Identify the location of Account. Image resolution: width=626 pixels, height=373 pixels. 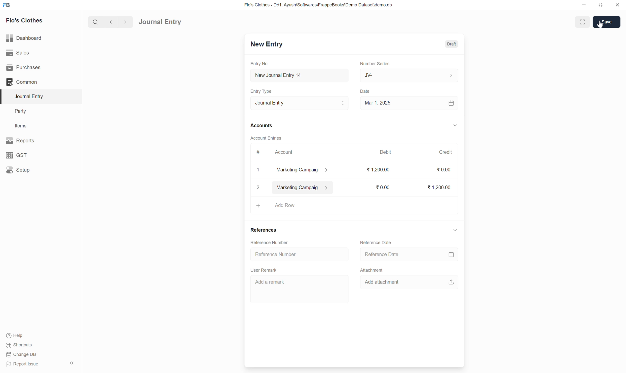
(285, 152).